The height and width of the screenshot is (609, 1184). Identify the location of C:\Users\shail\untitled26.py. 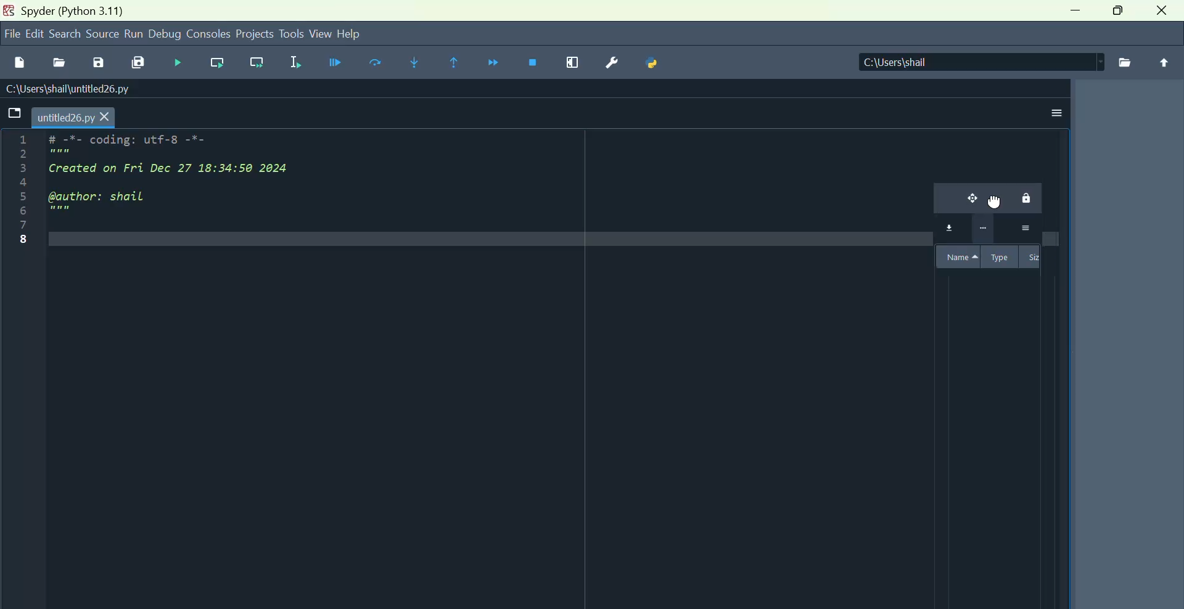
(97, 89).